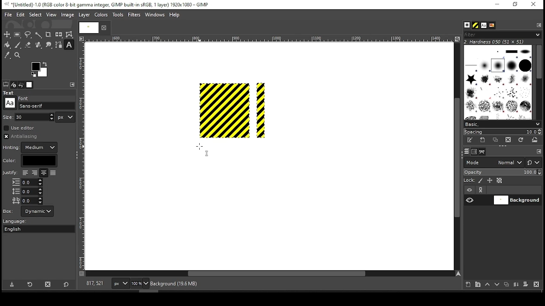 This screenshot has height=306, width=545. What do you see at coordinates (24, 97) in the screenshot?
I see `` at bounding box center [24, 97].